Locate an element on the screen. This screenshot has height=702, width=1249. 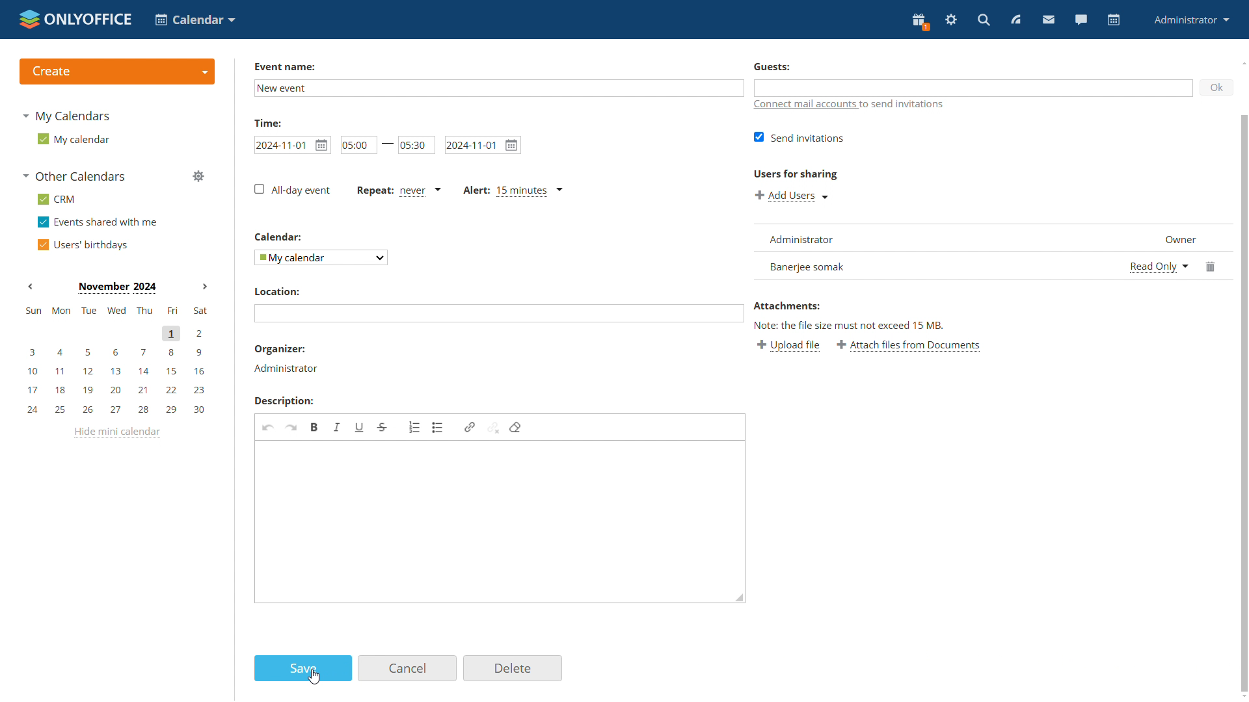
Link is located at coordinates (468, 428).